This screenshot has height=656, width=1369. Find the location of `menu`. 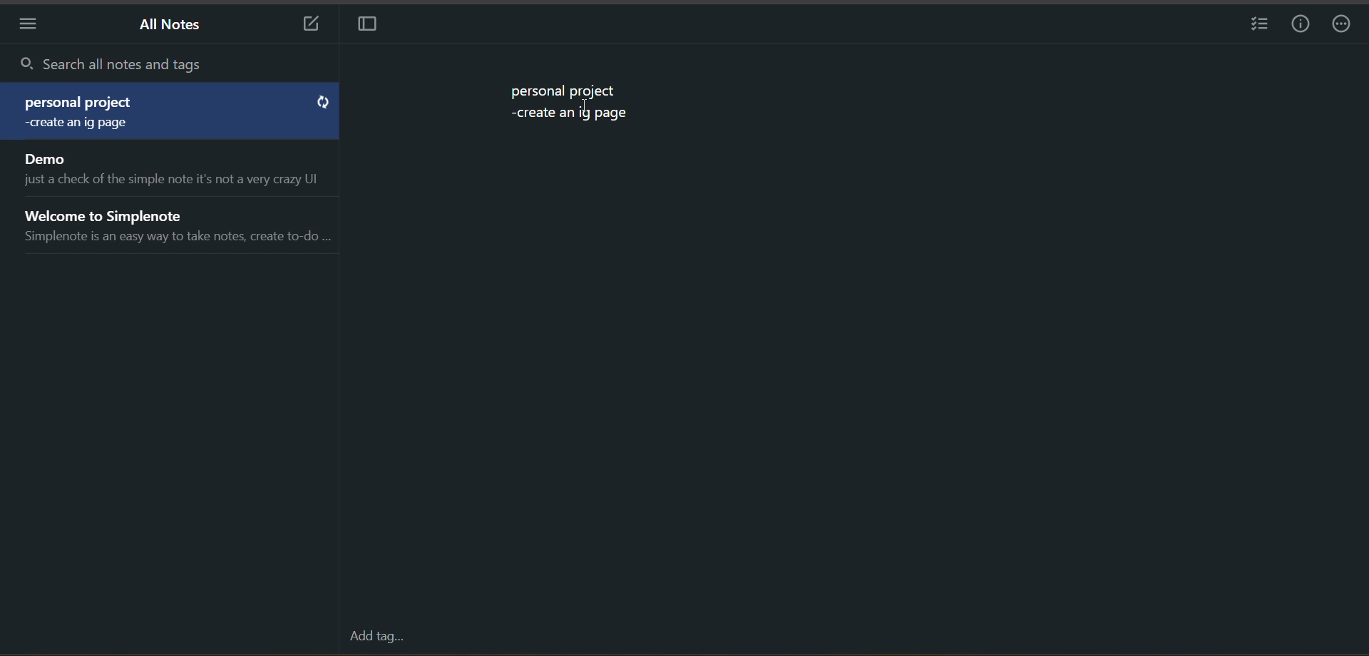

menu is located at coordinates (26, 27).